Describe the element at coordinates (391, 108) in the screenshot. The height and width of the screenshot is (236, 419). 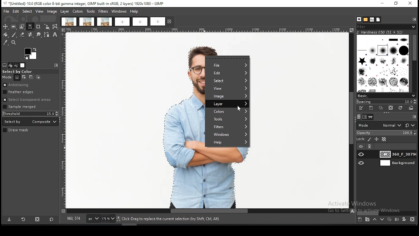
I see `delete brush` at that location.